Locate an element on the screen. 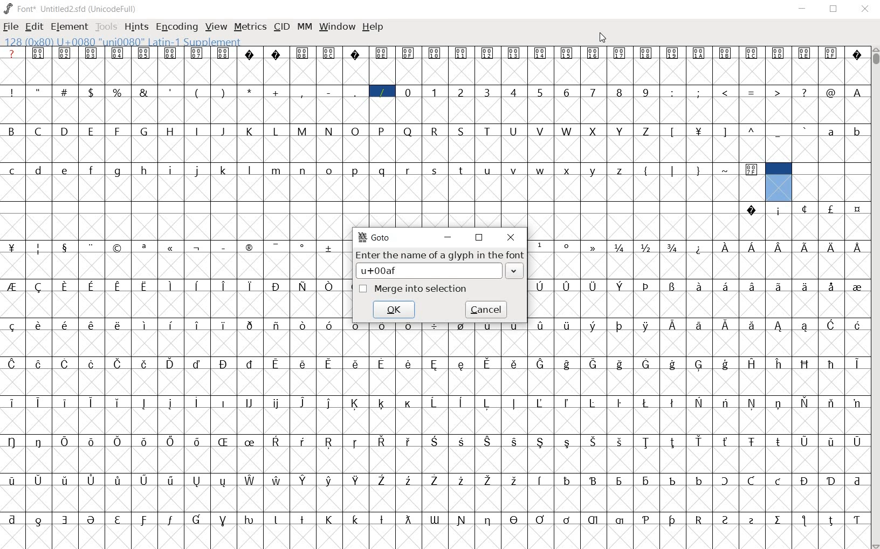 This screenshot has height=549, width=880. Symbol is located at coordinates (409, 325).